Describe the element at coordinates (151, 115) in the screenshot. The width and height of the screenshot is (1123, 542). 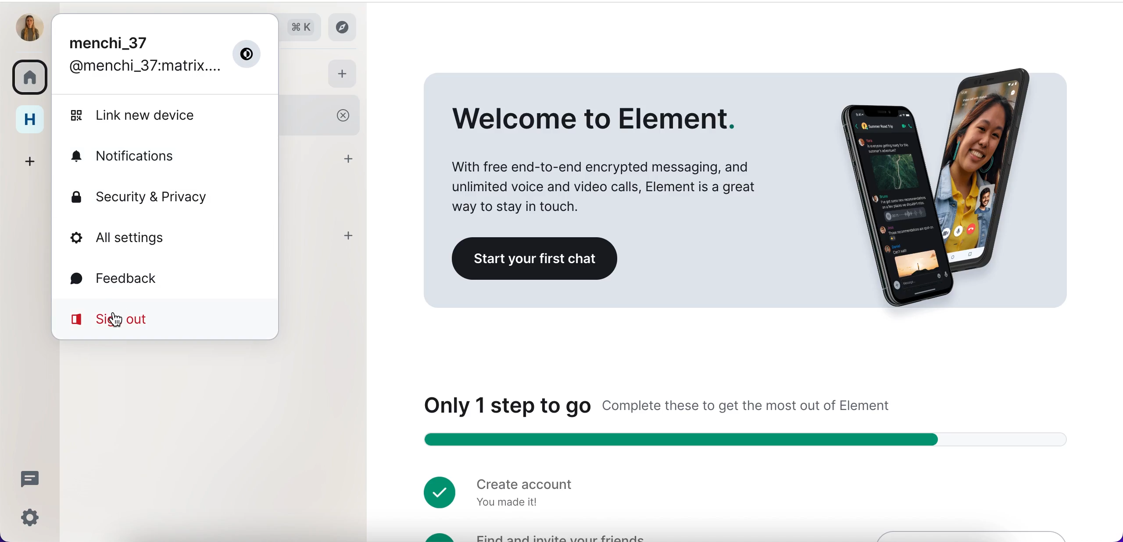
I see `link new device` at that location.